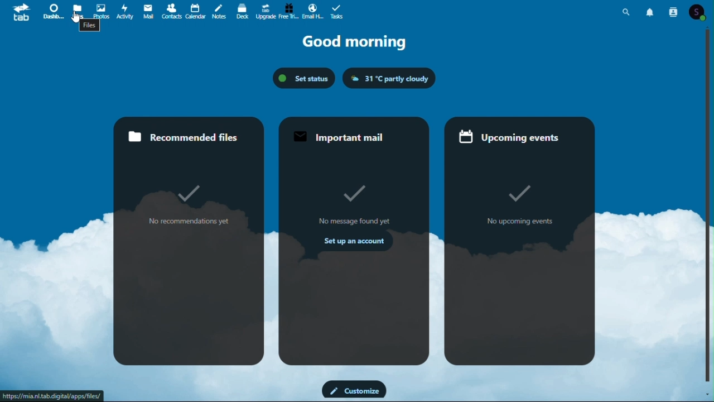  What do you see at coordinates (100, 9) in the screenshot?
I see `photos` at bounding box center [100, 9].